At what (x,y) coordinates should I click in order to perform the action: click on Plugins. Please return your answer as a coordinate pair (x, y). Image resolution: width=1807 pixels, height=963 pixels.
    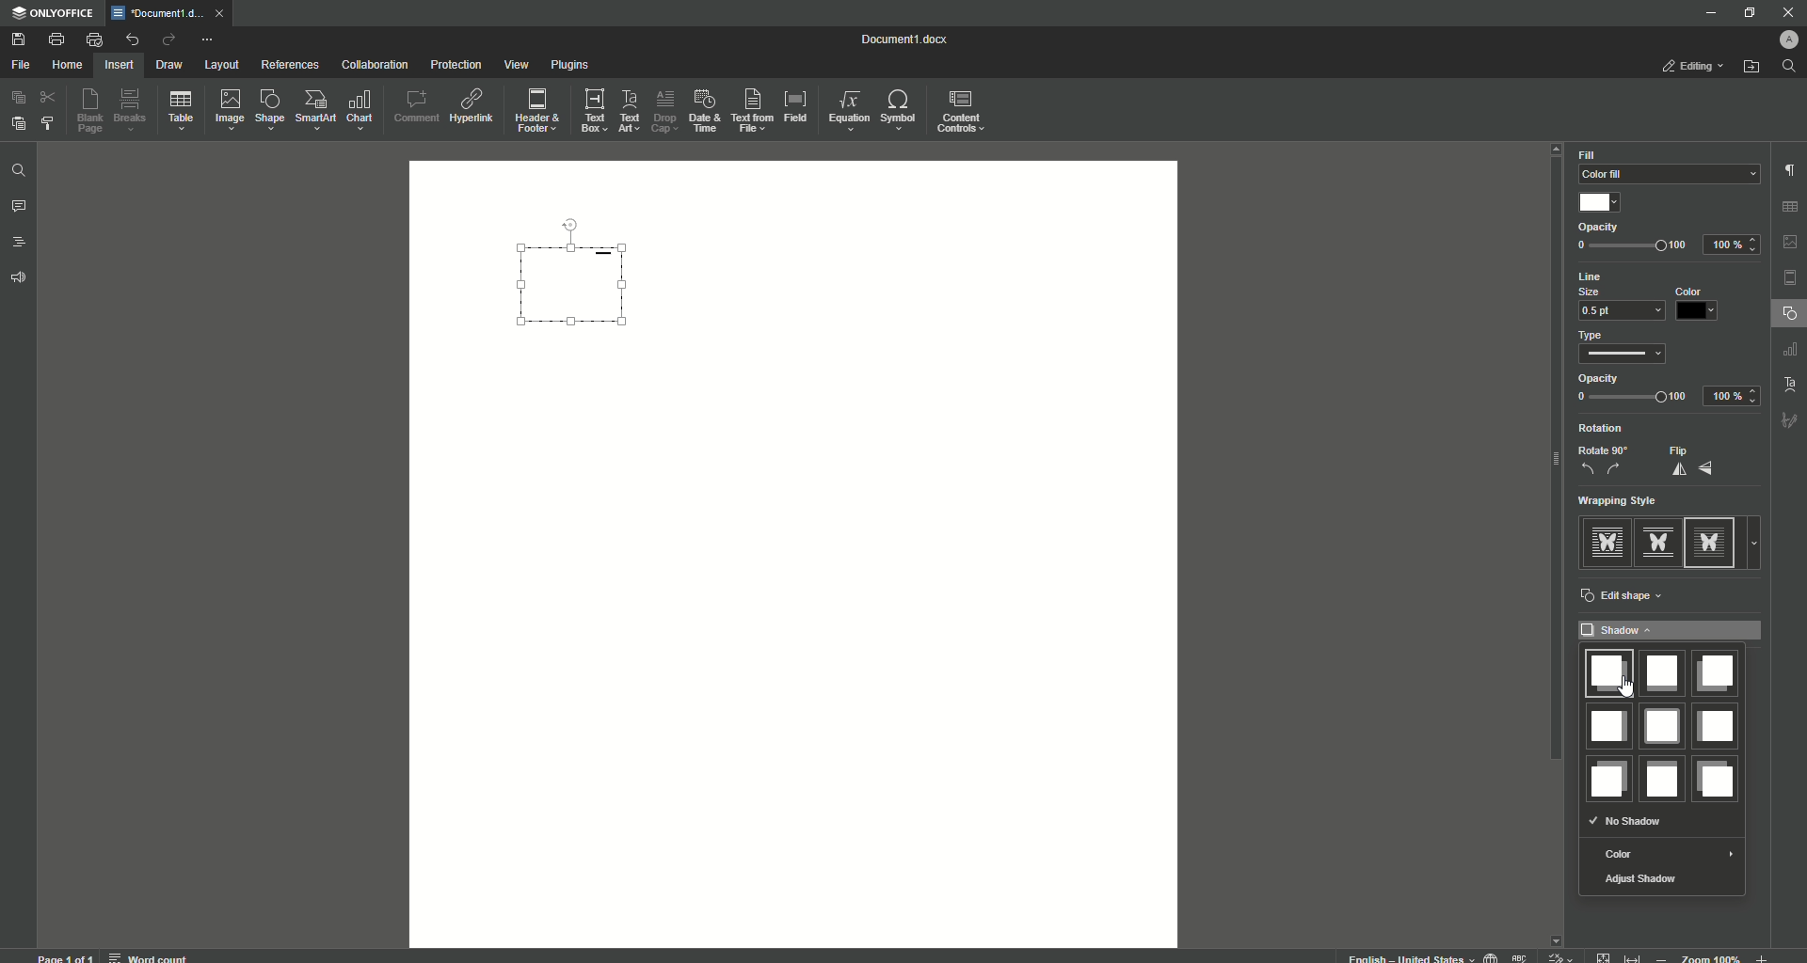
    Looking at the image, I should click on (571, 66).